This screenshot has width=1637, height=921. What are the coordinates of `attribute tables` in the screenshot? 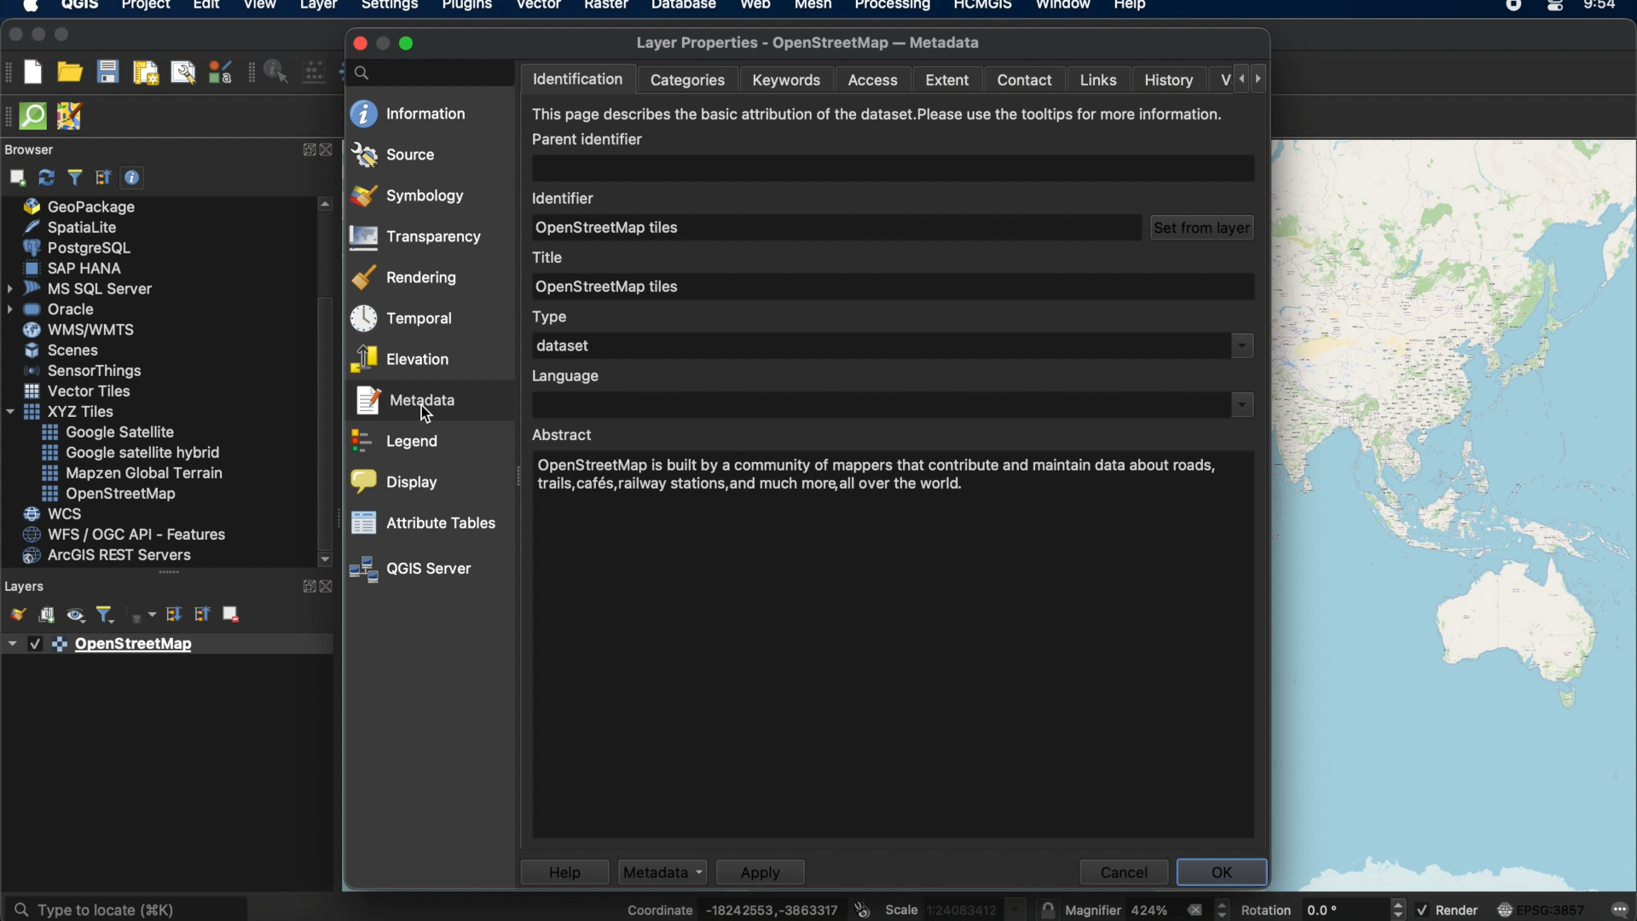 It's located at (425, 523).